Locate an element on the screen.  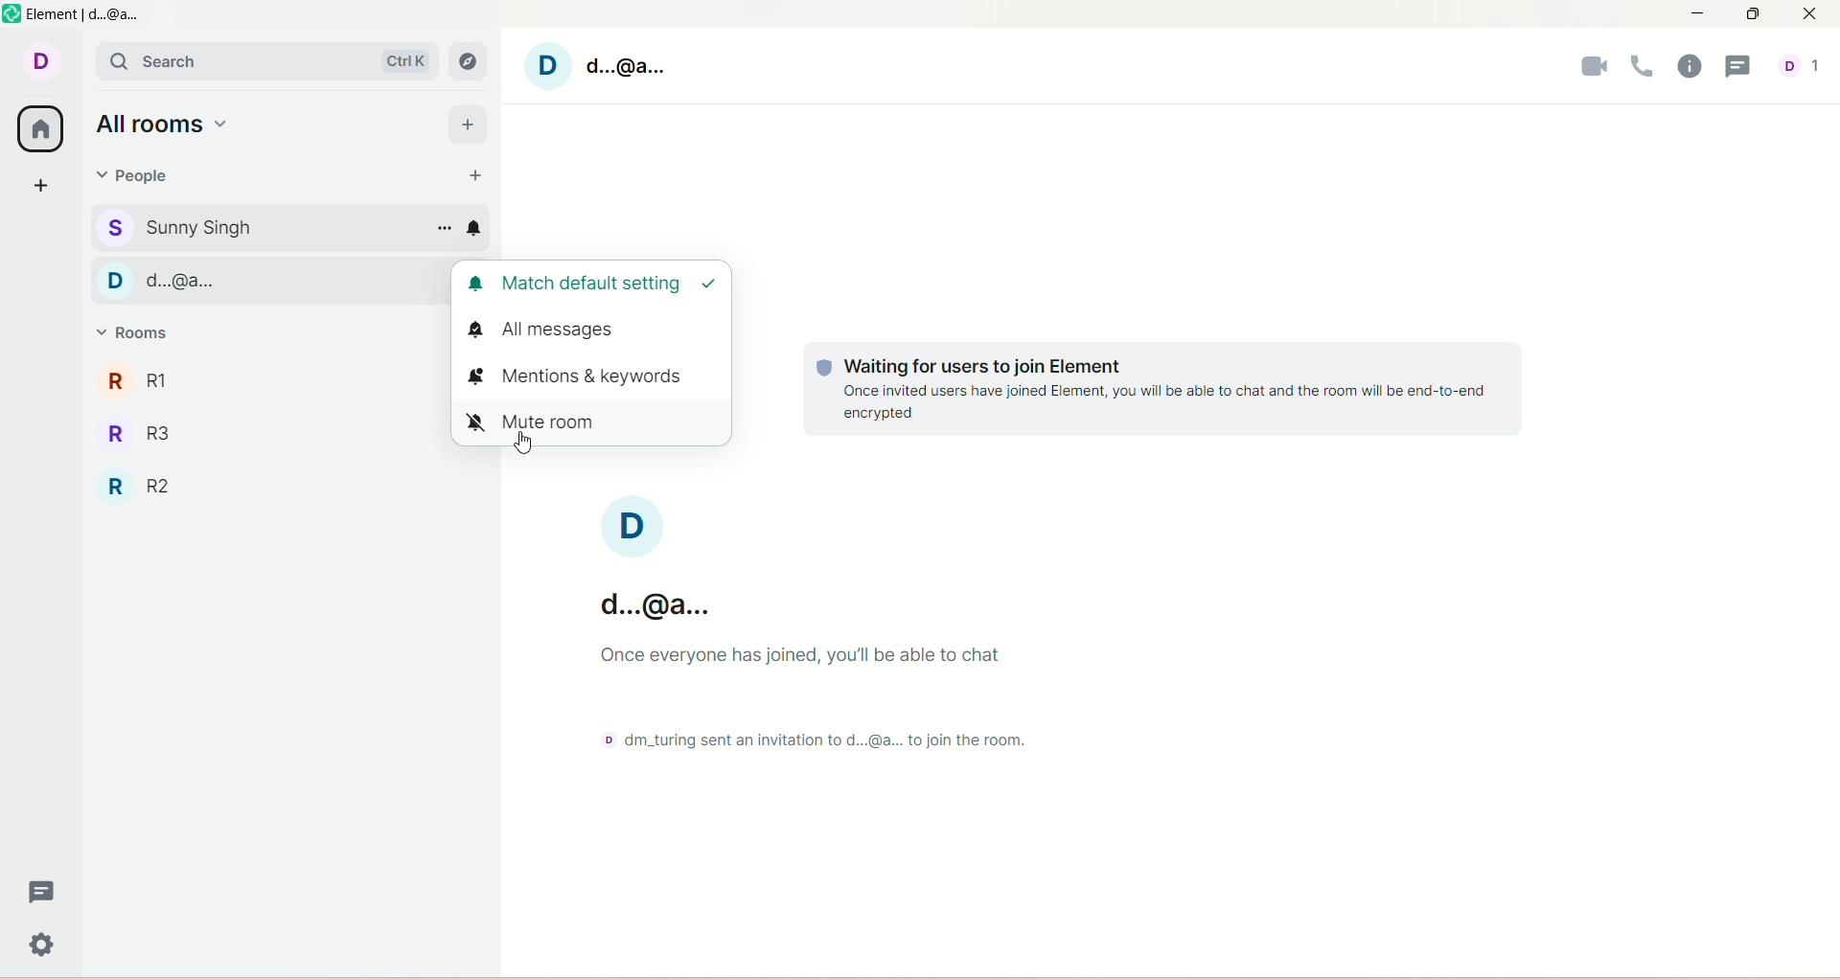
notification is located at coordinates (472, 228).